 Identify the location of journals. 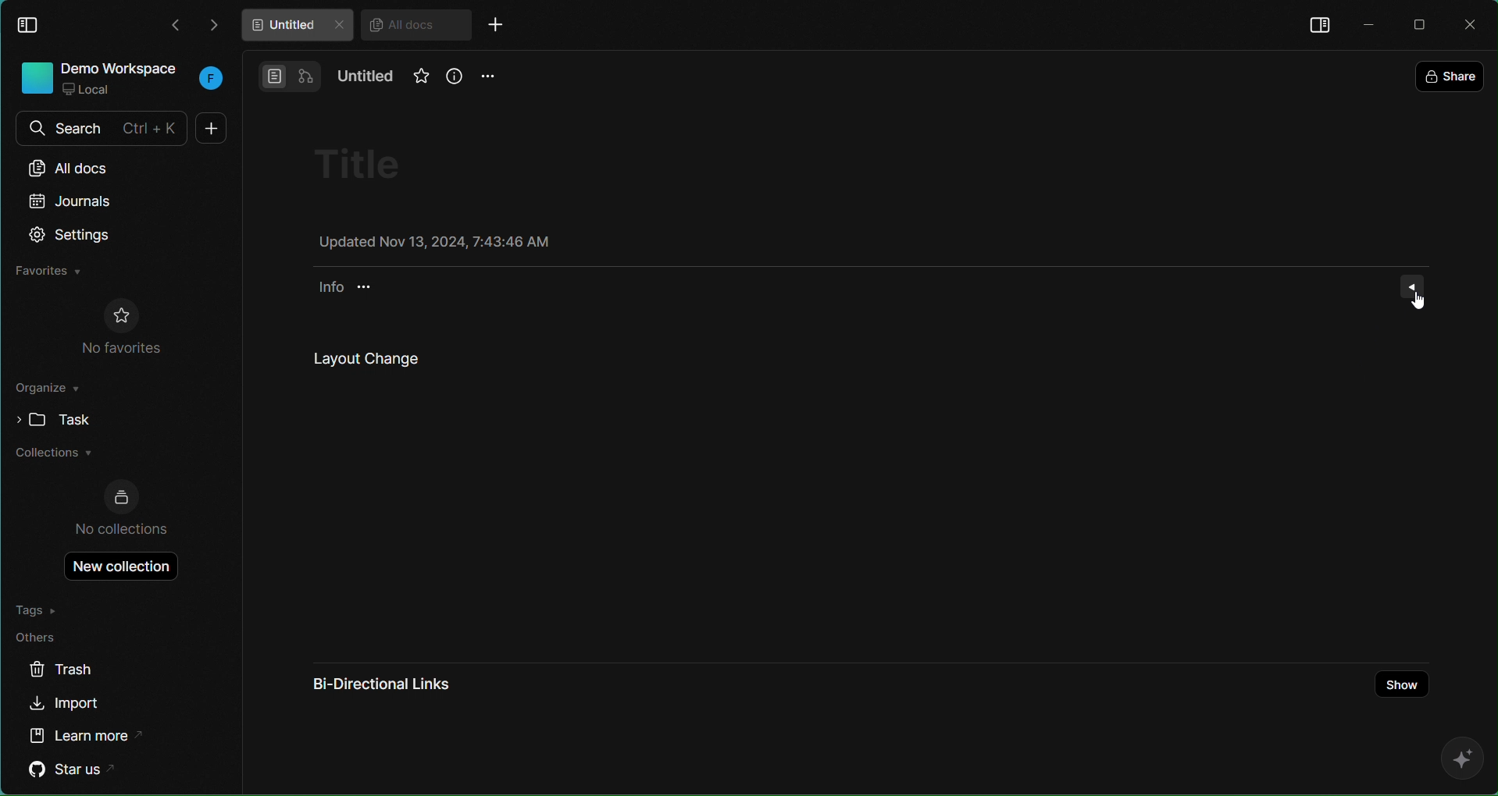
(72, 201).